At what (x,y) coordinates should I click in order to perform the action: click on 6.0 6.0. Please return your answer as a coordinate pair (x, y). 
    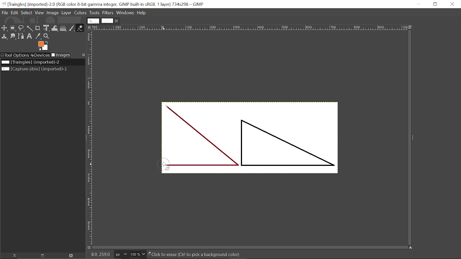
    Looking at the image, I should click on (102, 254).